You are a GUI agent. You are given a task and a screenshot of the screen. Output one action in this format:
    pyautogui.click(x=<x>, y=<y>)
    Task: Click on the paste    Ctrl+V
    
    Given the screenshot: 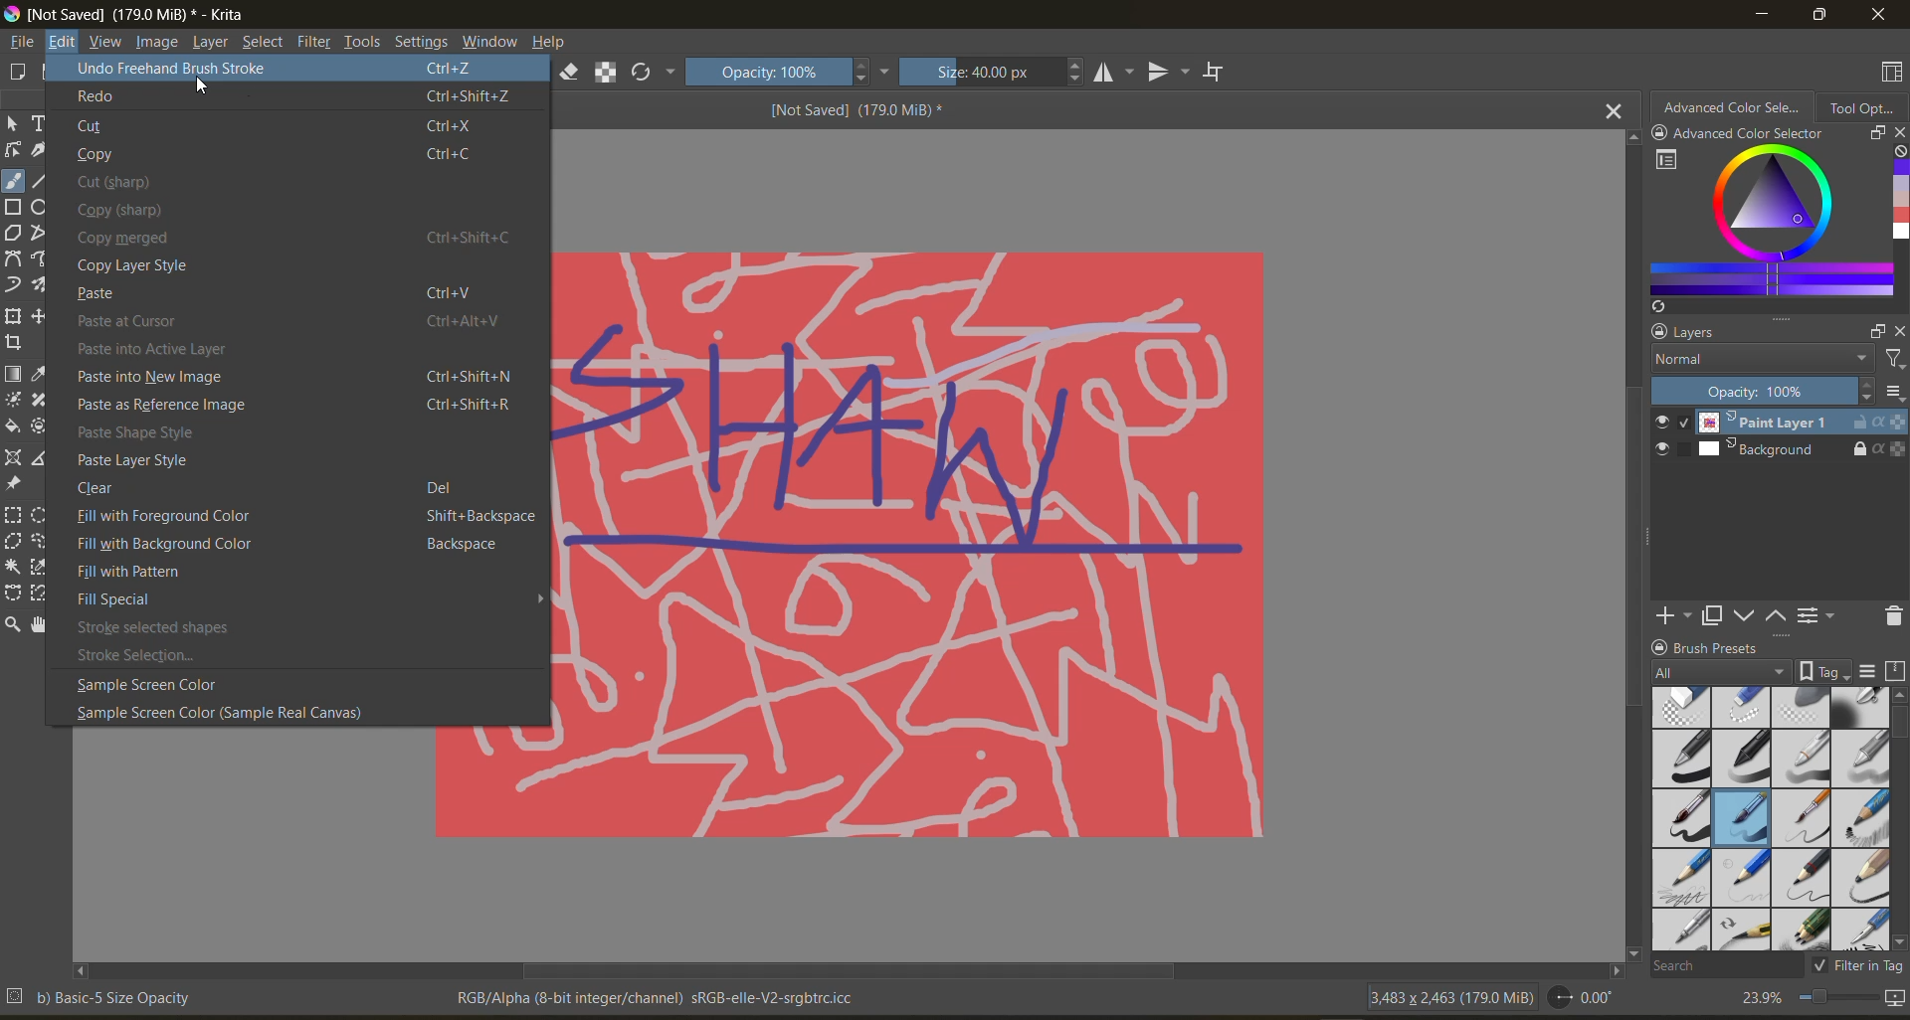 What is the action you would take?
    pyautogui.click(x=282, y=295)
    